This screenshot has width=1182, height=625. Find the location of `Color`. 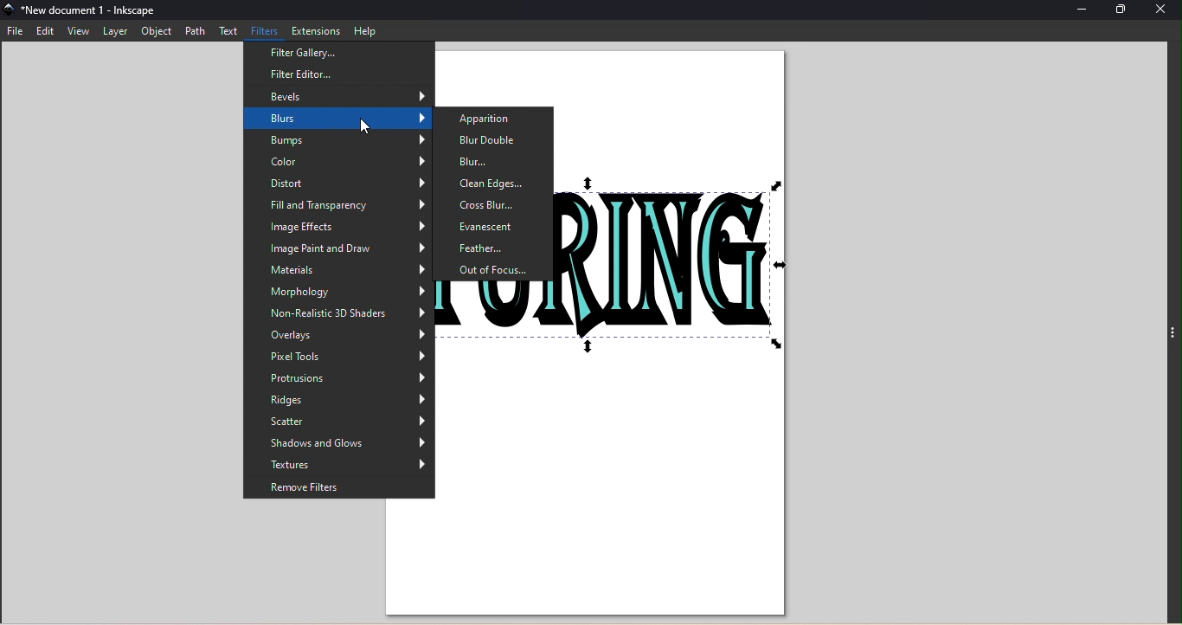

Color is located at coordinates (339, 162).